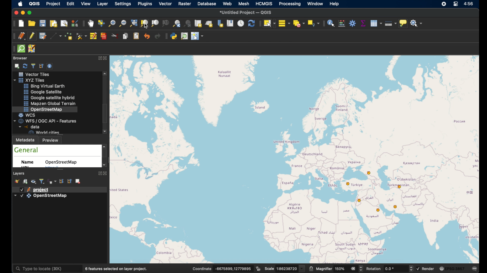 The image size is (487, 273). What do you see at coordinates (348, 184) in the screenshot?
I see `point feature` at bounding box center [348, 184].